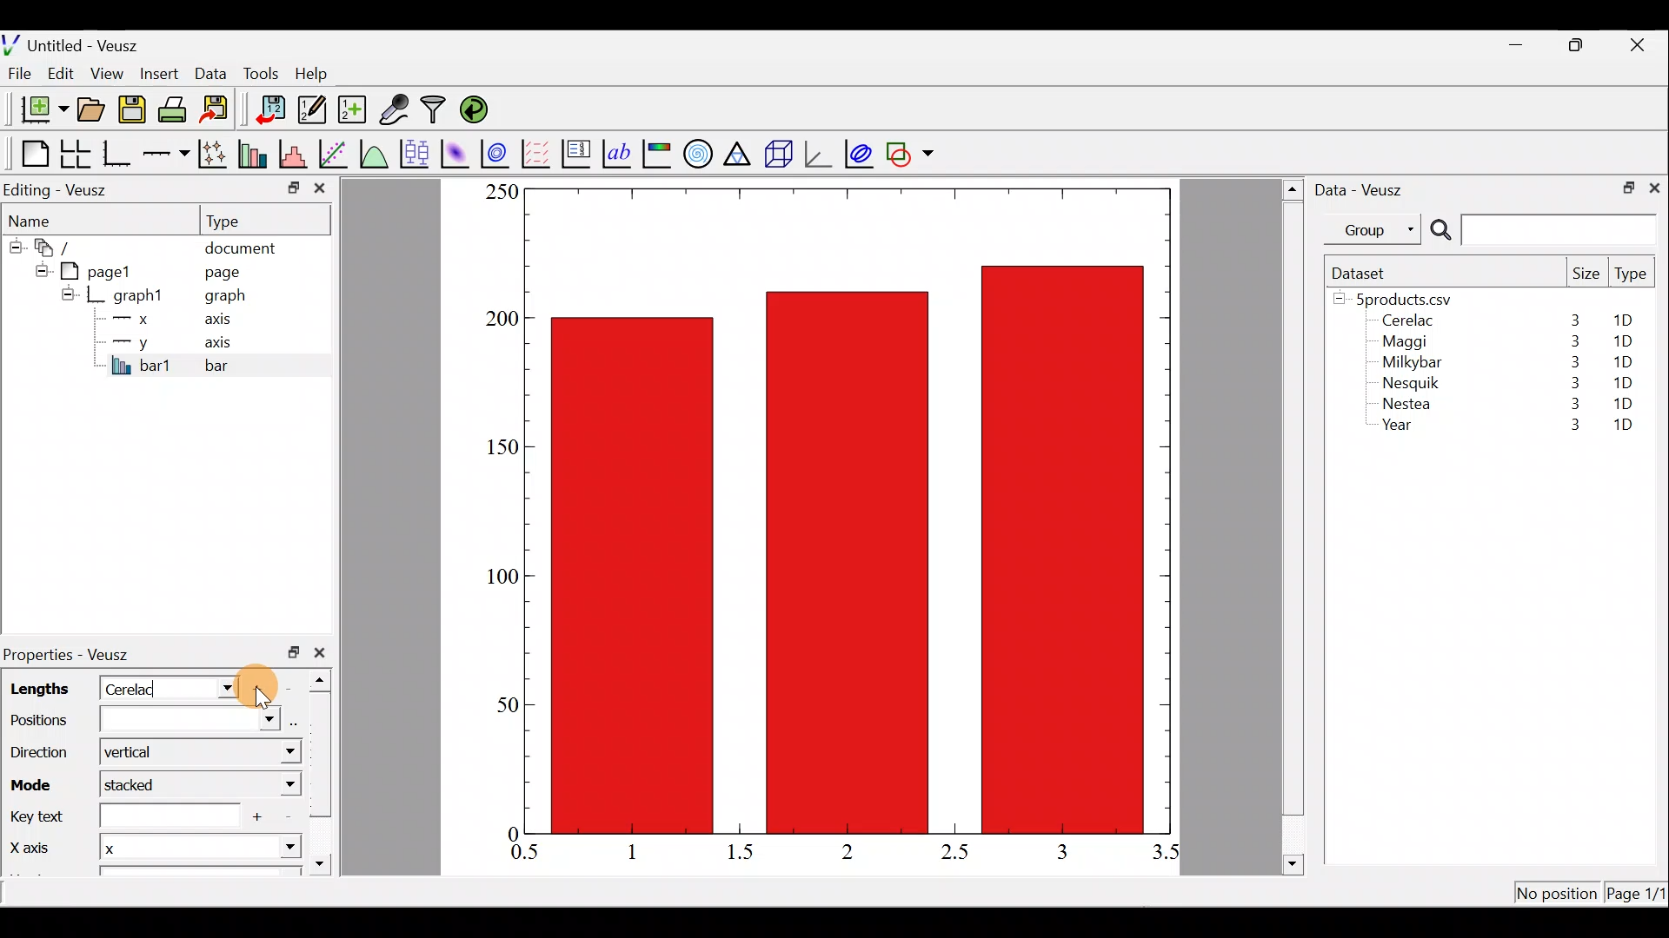  I want to click on Edit, so click(61, 72).